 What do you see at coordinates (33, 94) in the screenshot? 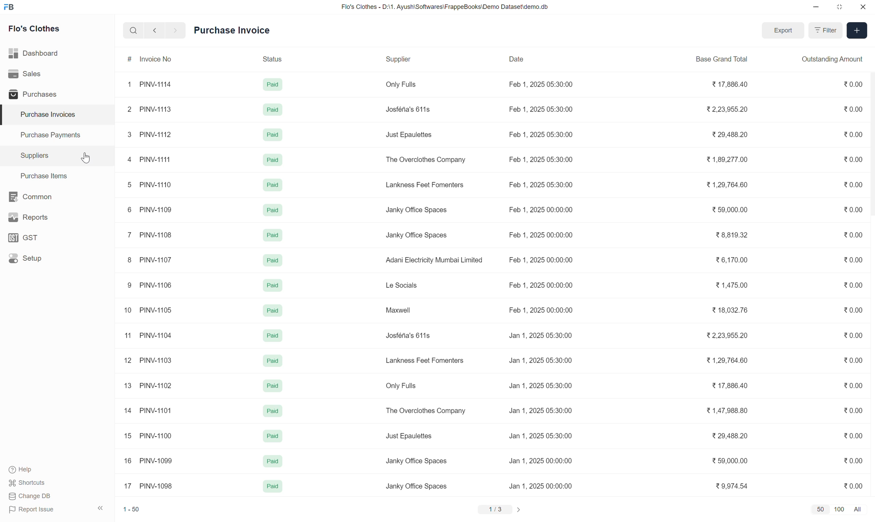
I see `Purchases` at bounding box center [33, 94].